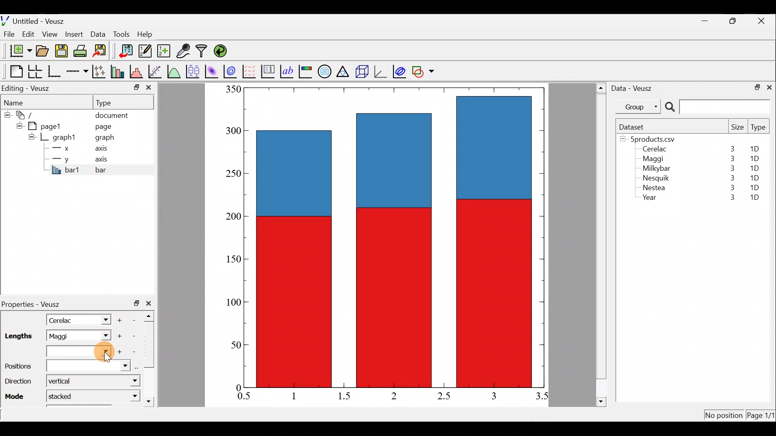 The height and width of the screenshot is (436, 776). Describe the element at coordinates (234, 261) in the screenshot. I see `150` at that location.